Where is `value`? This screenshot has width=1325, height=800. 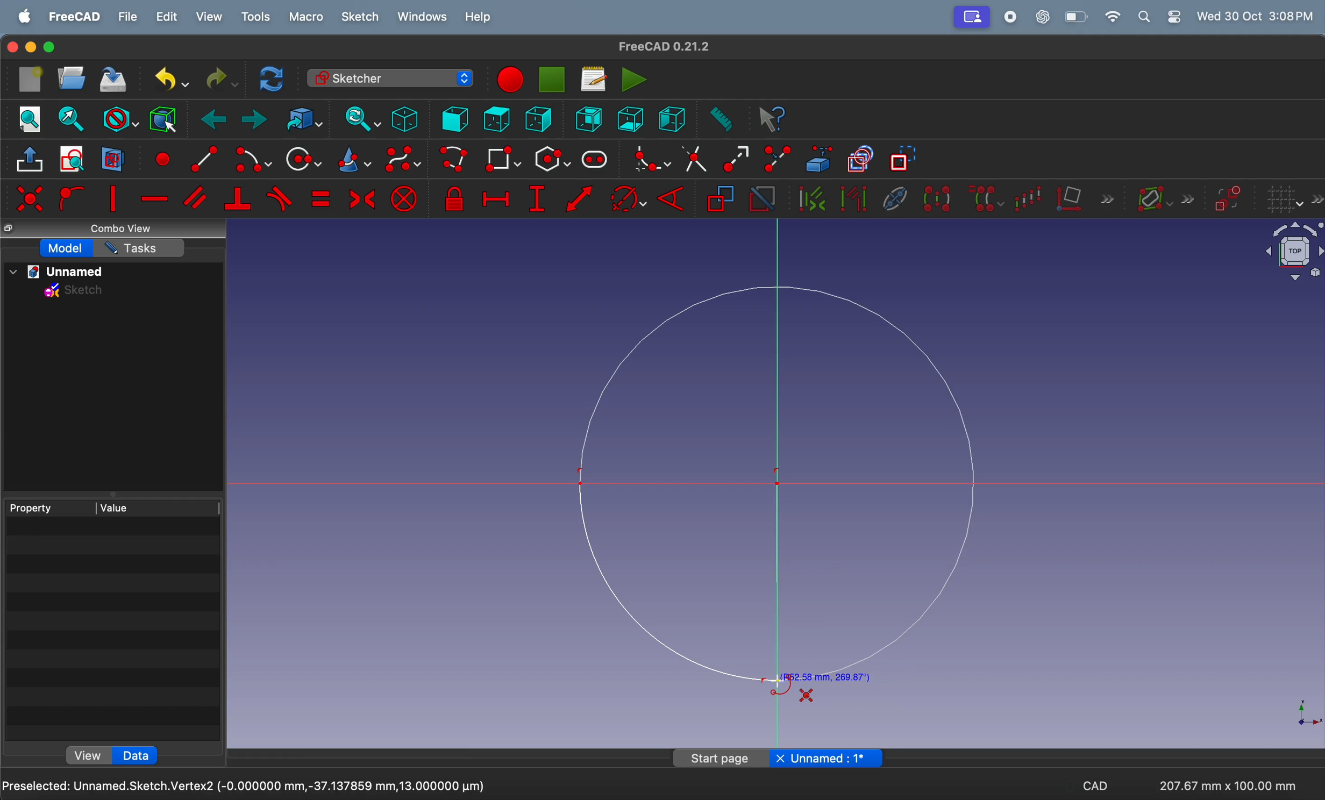
value is located at coordinates (159, 506).